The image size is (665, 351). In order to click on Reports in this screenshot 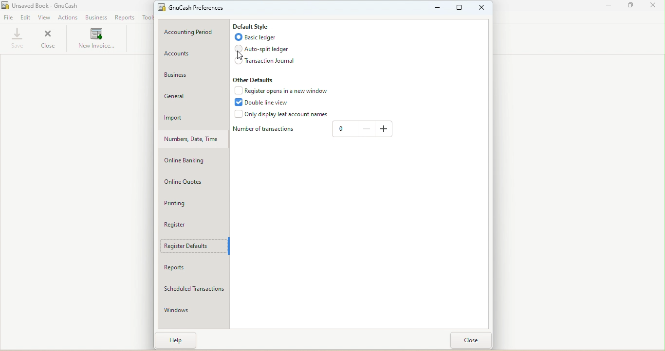, I will do `click(194, 268)`.